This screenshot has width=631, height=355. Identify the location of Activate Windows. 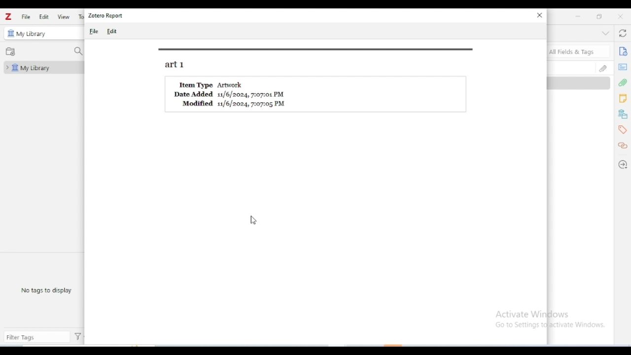
(532, 314).